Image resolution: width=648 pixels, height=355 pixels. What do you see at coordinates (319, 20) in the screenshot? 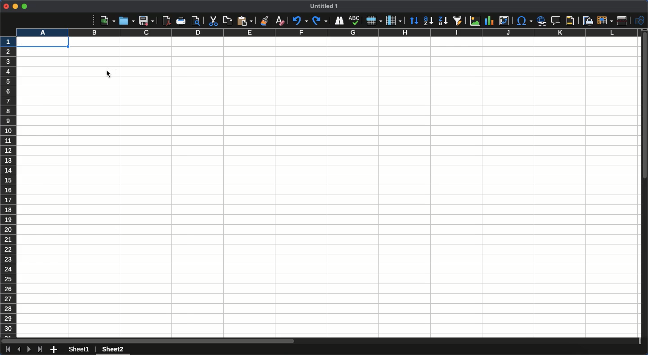
I see `Redo` at bounding box center [319, 20].